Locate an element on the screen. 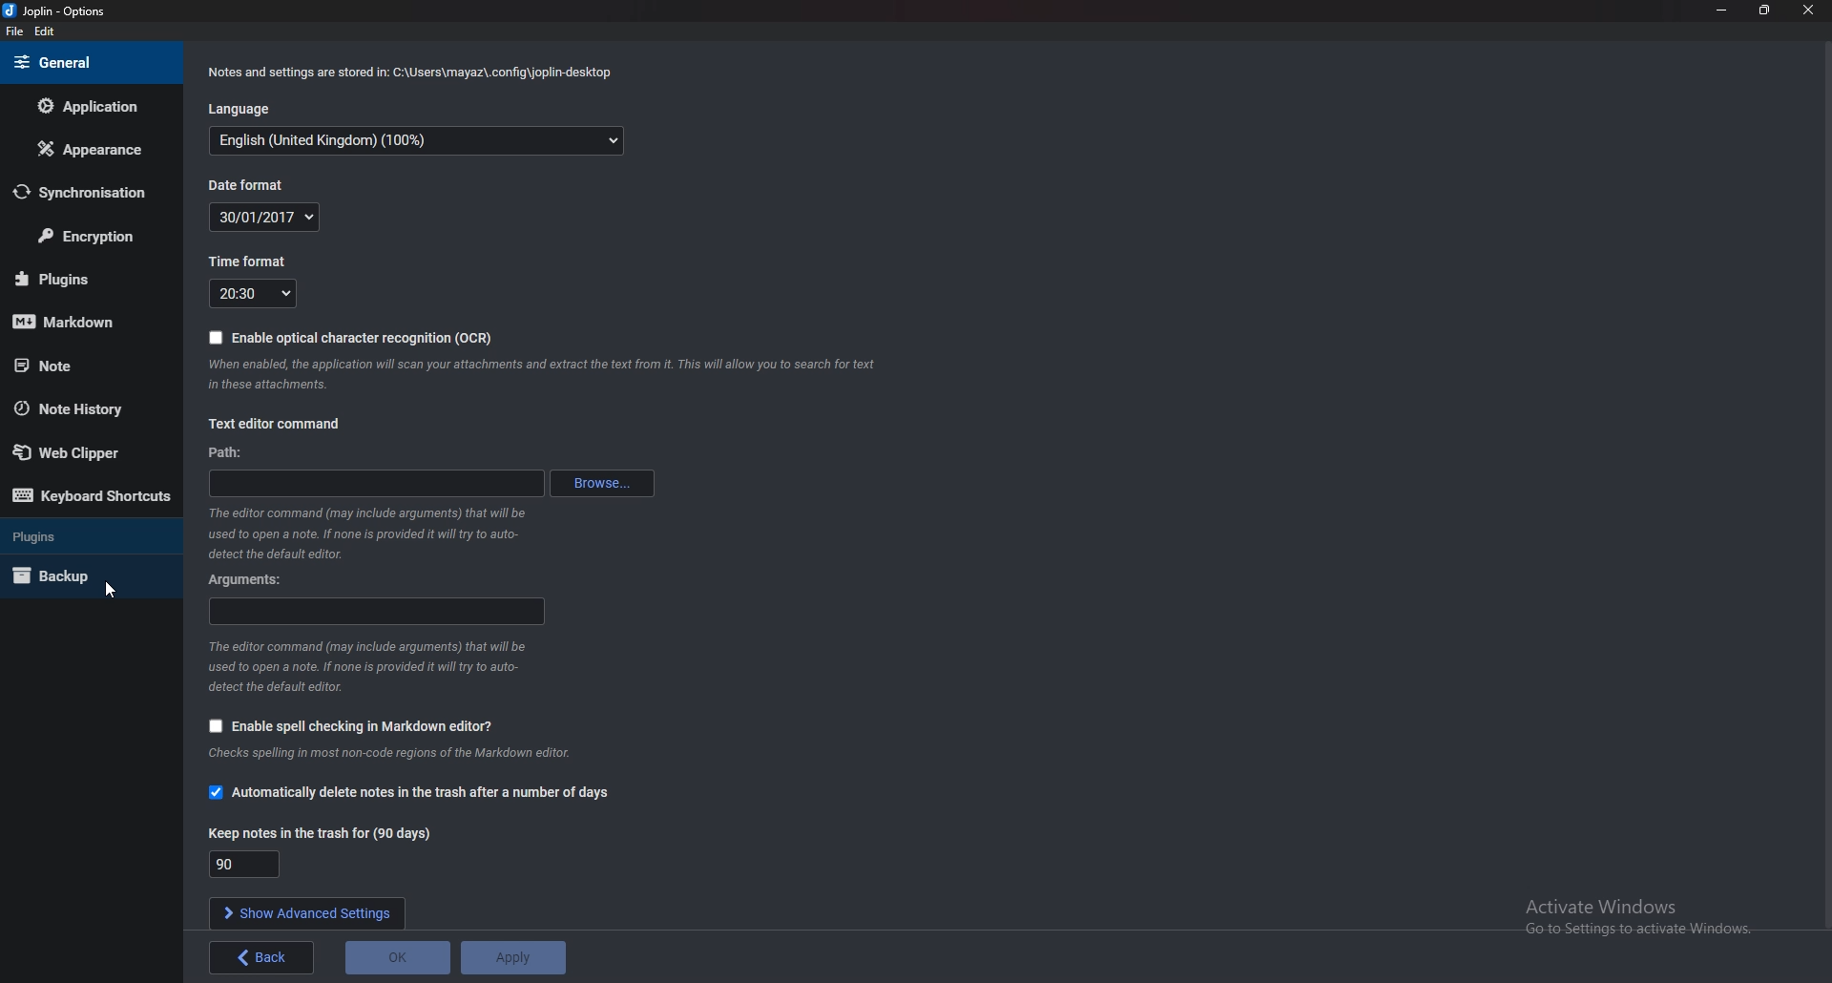  back is located at coordinates (263, 957).